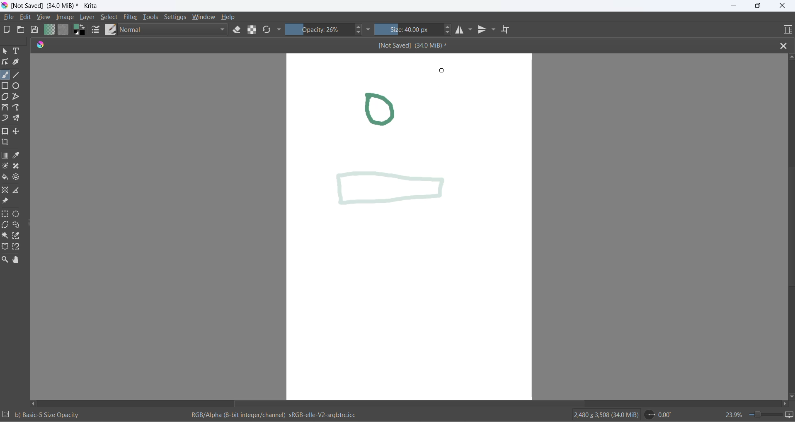 The image size is (795, 422). I want to click on freehand brush tool, so click(6, 74).